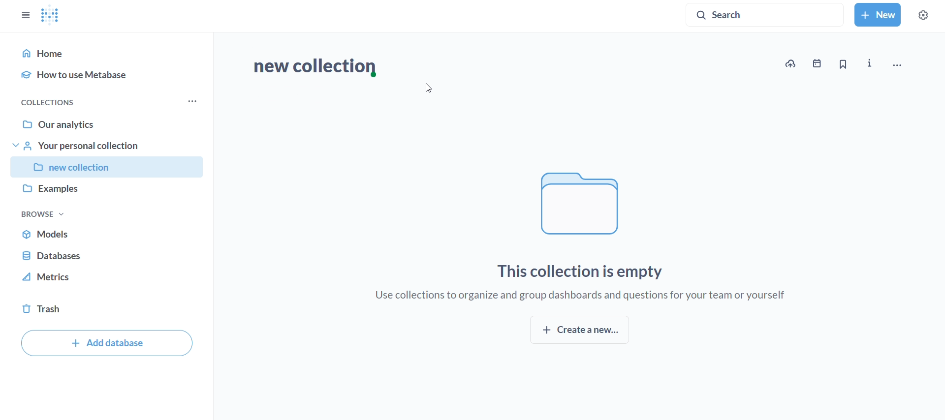 This screenshot has width=945, height=420. I want to click on metabase logo, so click(51, 15).